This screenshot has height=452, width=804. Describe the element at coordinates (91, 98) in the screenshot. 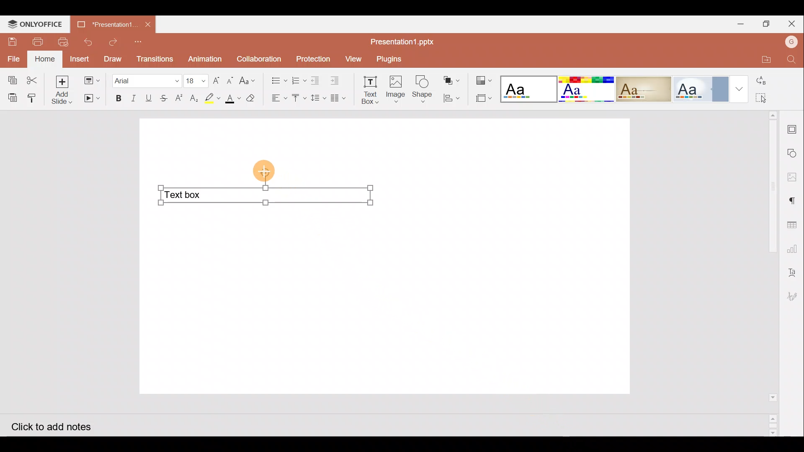

I see `Start slideshow` at that location.